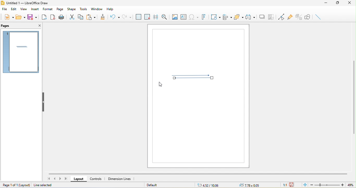 The height and width of the screenshot is (188, 356). I want to click on zoom, so click(331, 185).